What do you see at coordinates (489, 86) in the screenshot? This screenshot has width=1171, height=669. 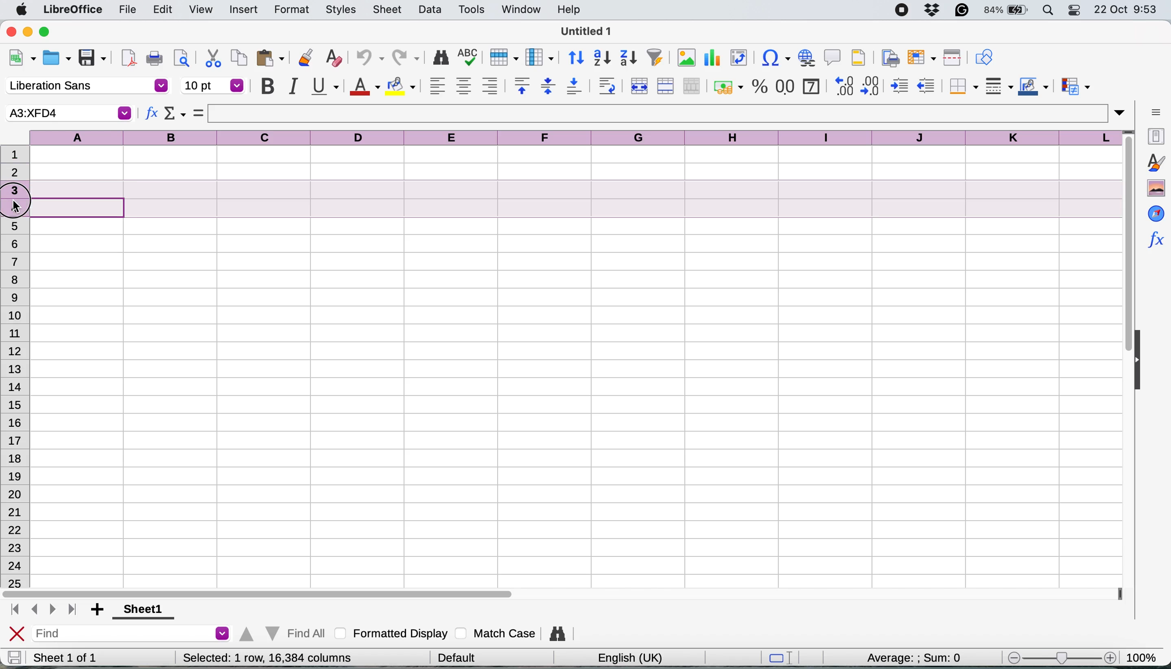 I see `align right` at bounding box center [489, 86].